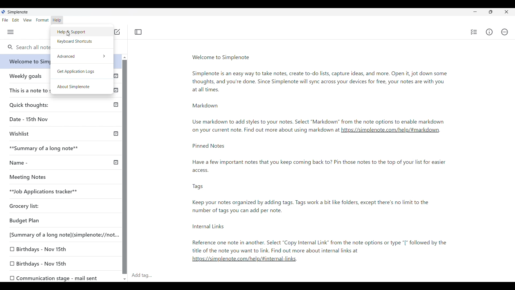  I want to click on cursor, so click(69, 34).